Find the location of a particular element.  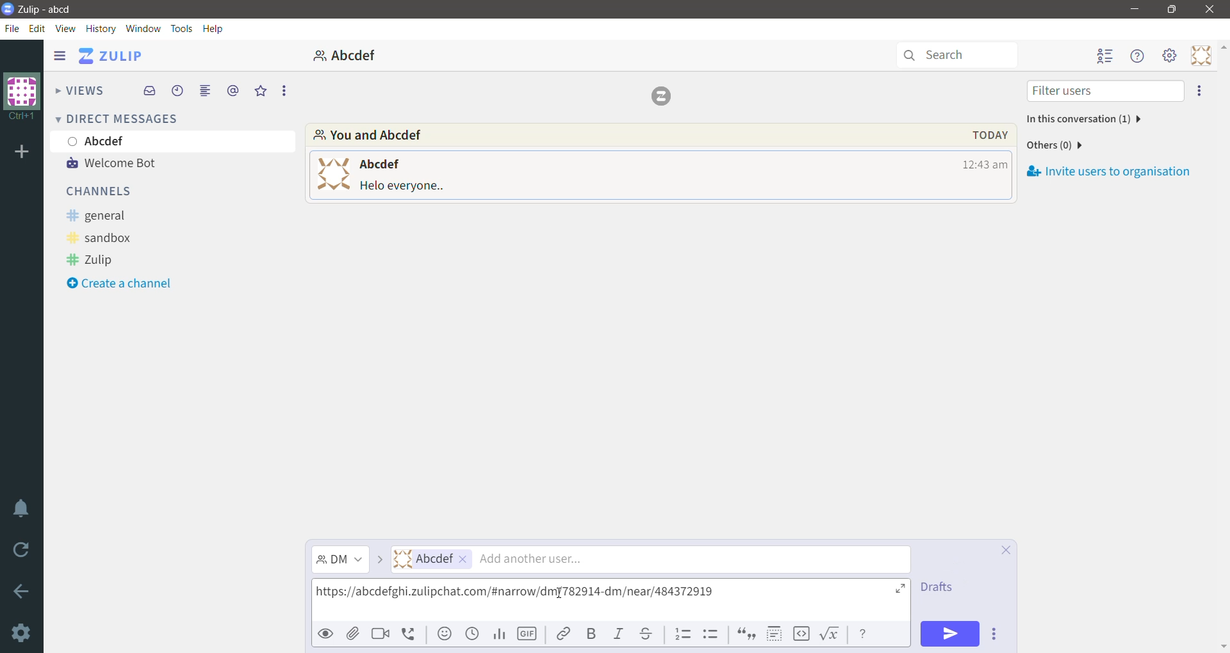

Add video call is located at coordinates (381, 634).